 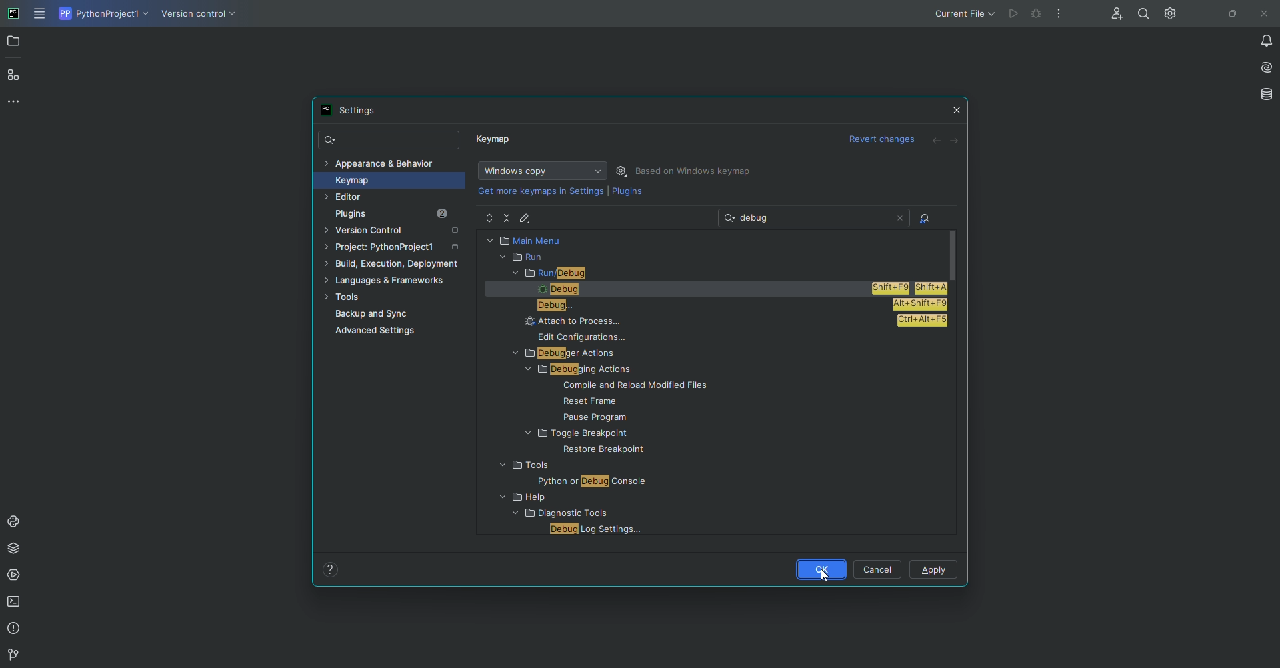 What do you see at coordinates (640, 401) in the screenshot?
I see `FILE NAME` at bounding box center [640, 401].